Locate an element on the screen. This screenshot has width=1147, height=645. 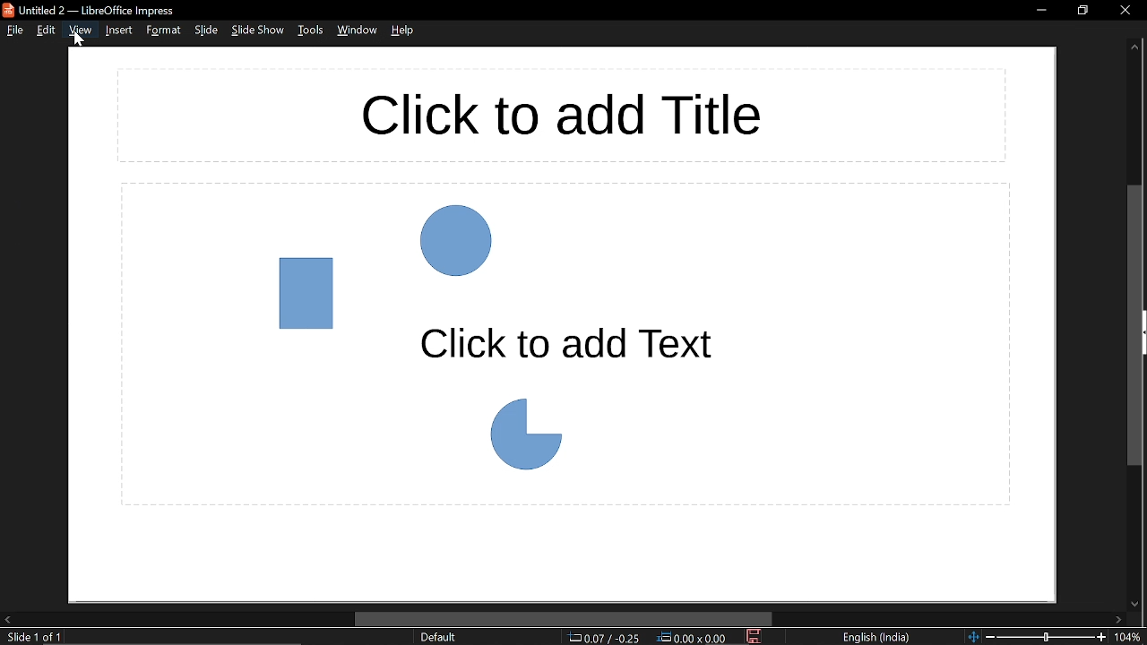
Format is located at coordinates (163, 33).